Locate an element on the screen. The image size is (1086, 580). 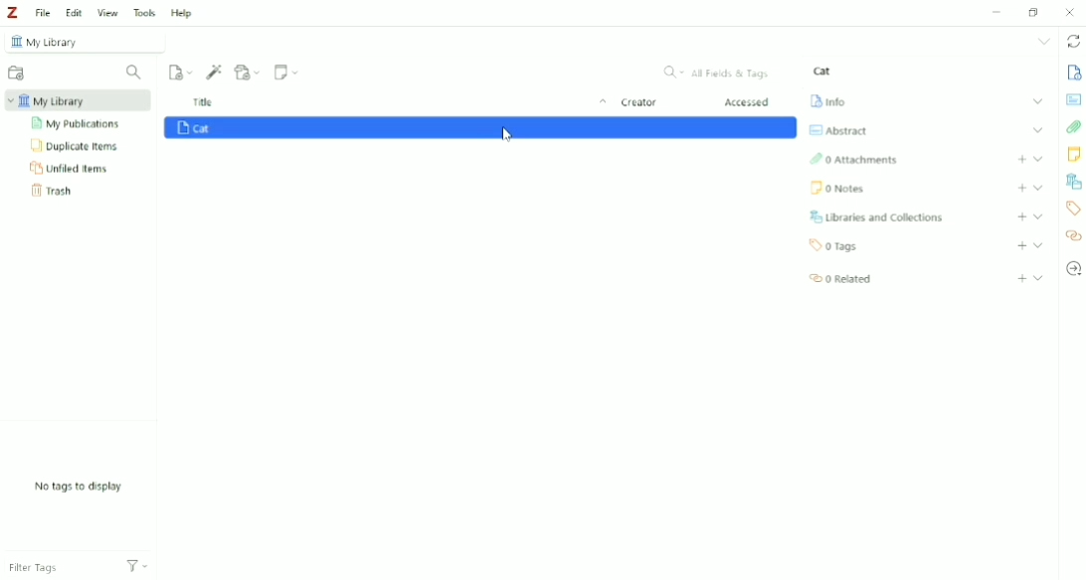
Edit is located at coordinates (74, 13).